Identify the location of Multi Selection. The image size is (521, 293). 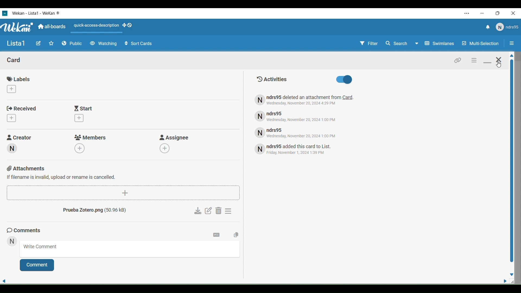
(480, 44).